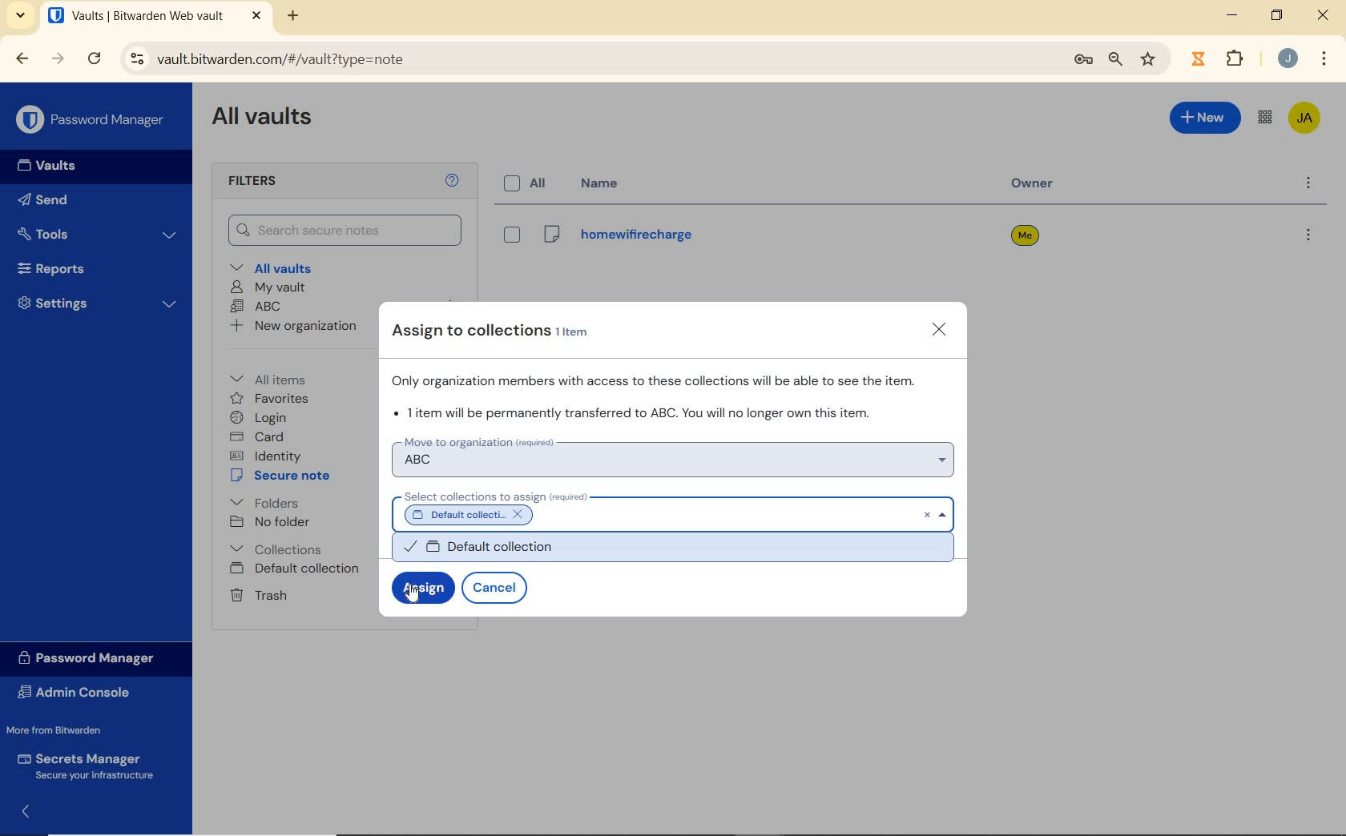  What do you see at coordinates (273, 267) in the screenshot?
I see `All vaults` at bounding box center [273, 267].